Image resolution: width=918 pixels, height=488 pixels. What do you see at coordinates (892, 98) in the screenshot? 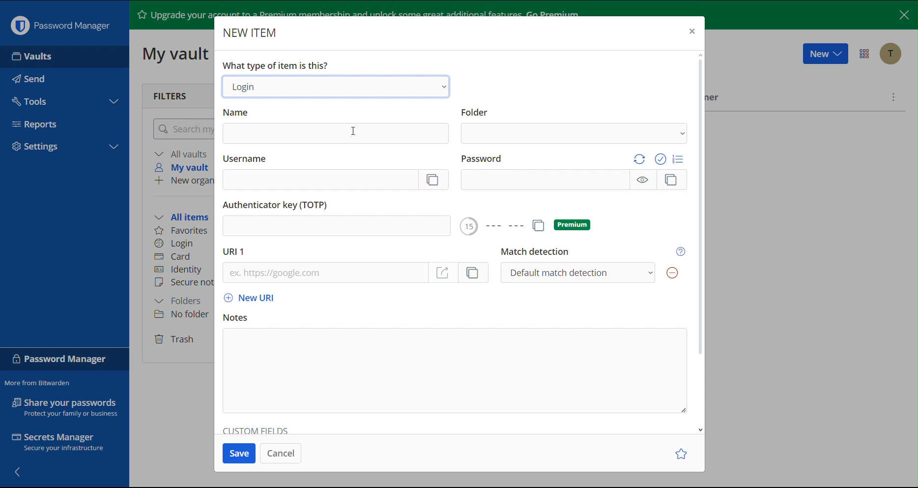
I see `More` at bounding box center [892, 98].